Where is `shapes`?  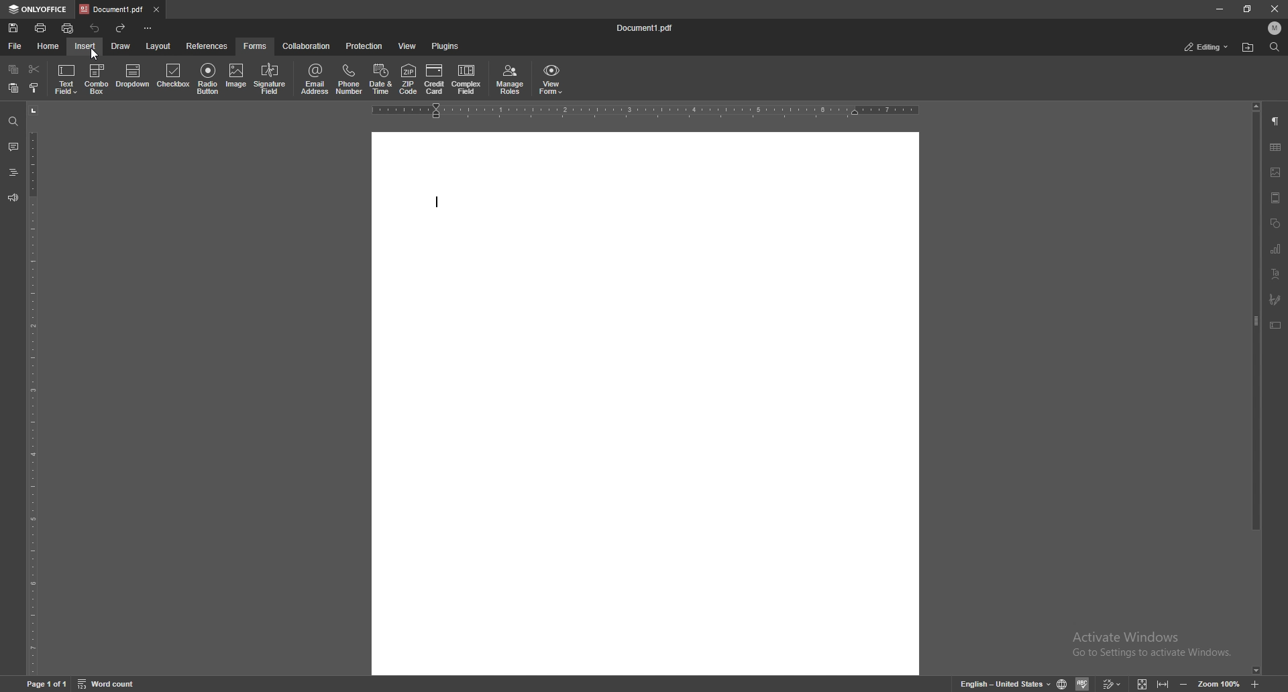
shapes is located at coordinates (1275, 224).